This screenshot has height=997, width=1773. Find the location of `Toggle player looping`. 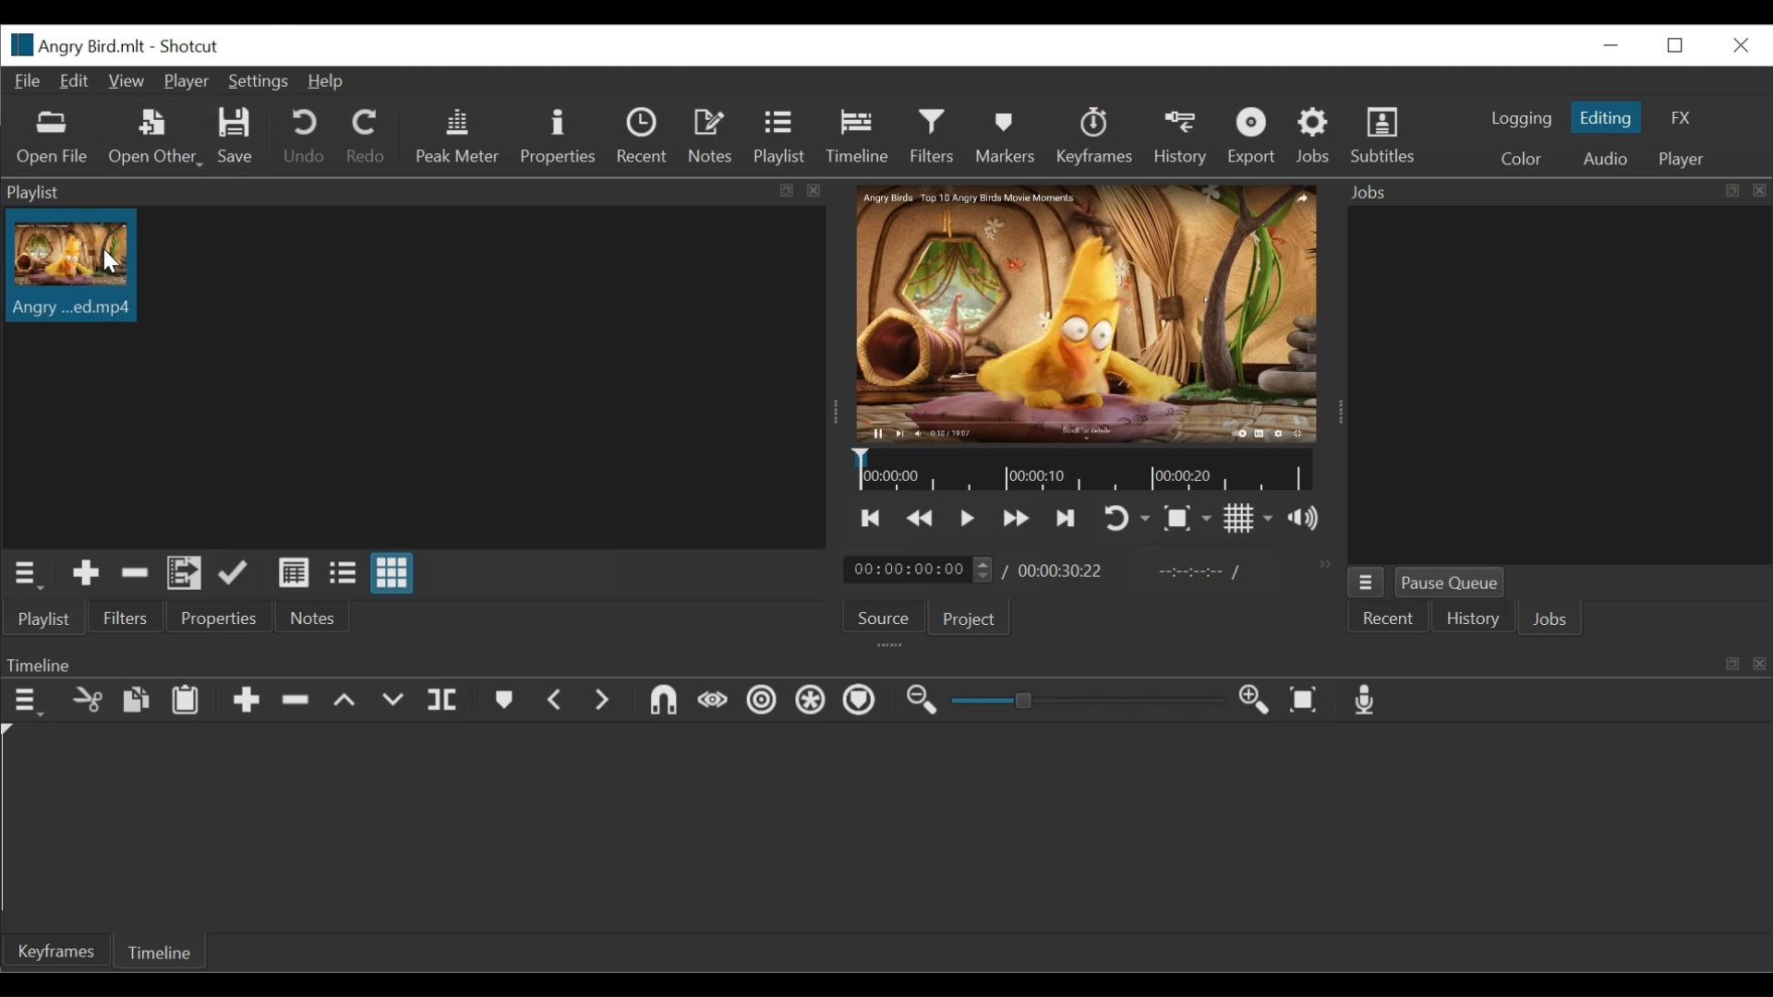

Toggle player looping is located at coordinates (1127, 520).